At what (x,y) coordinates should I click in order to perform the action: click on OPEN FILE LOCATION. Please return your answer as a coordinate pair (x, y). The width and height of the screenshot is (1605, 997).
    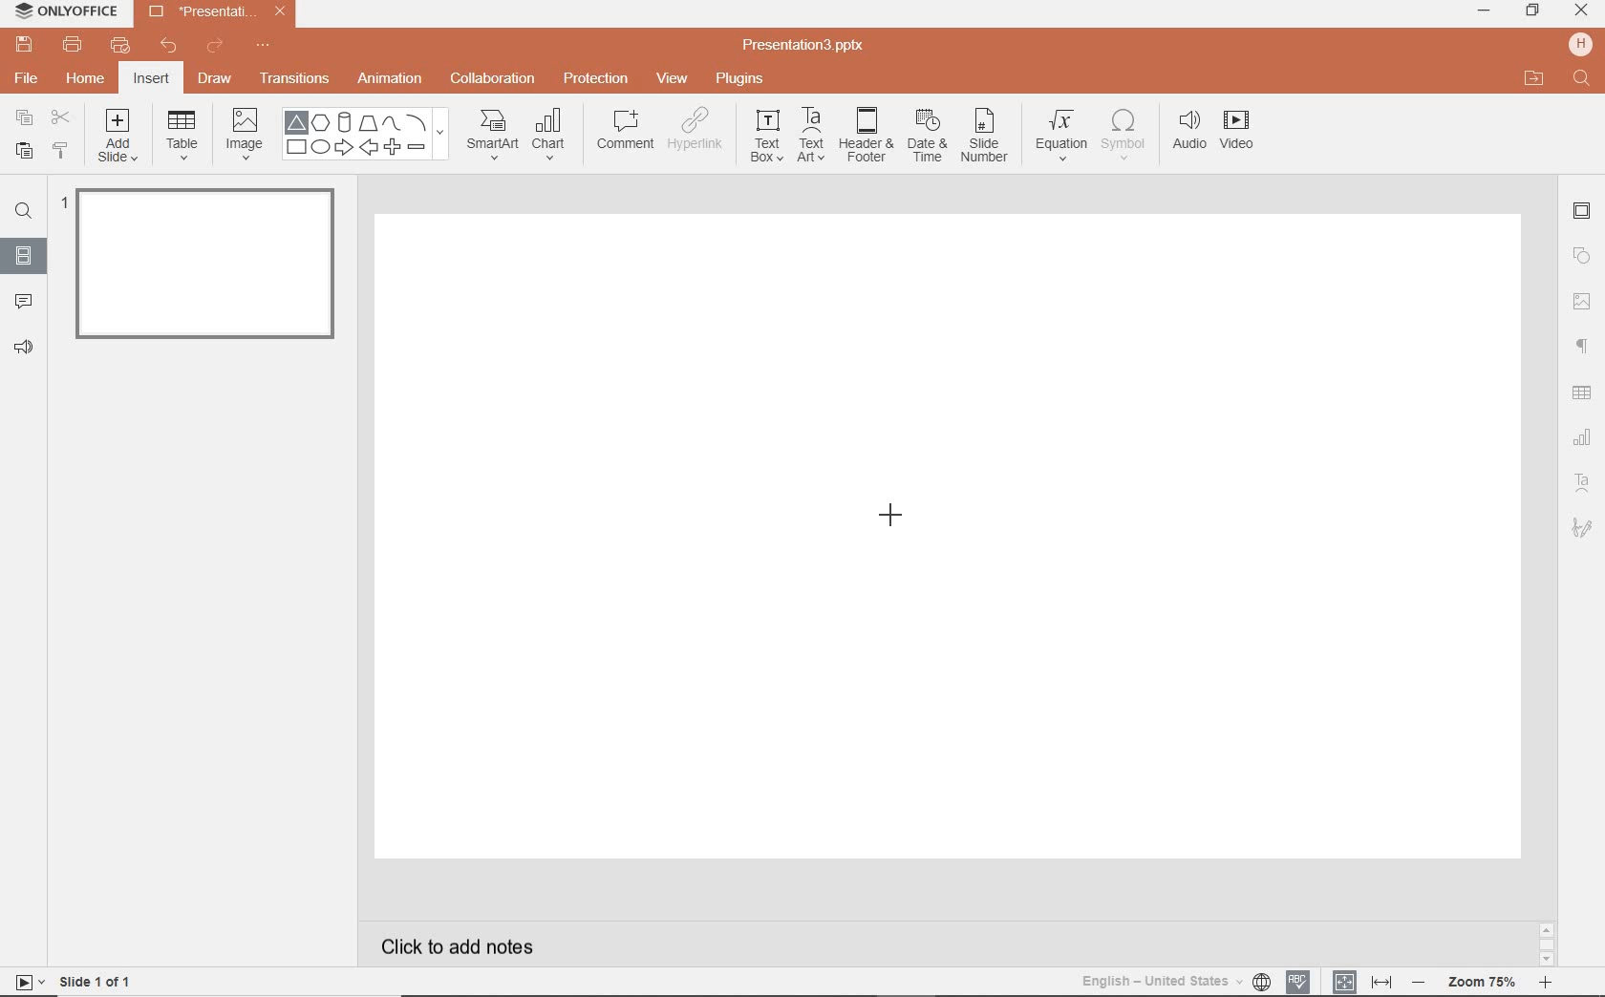
    Looking at the image, I should click on (1534, 78).